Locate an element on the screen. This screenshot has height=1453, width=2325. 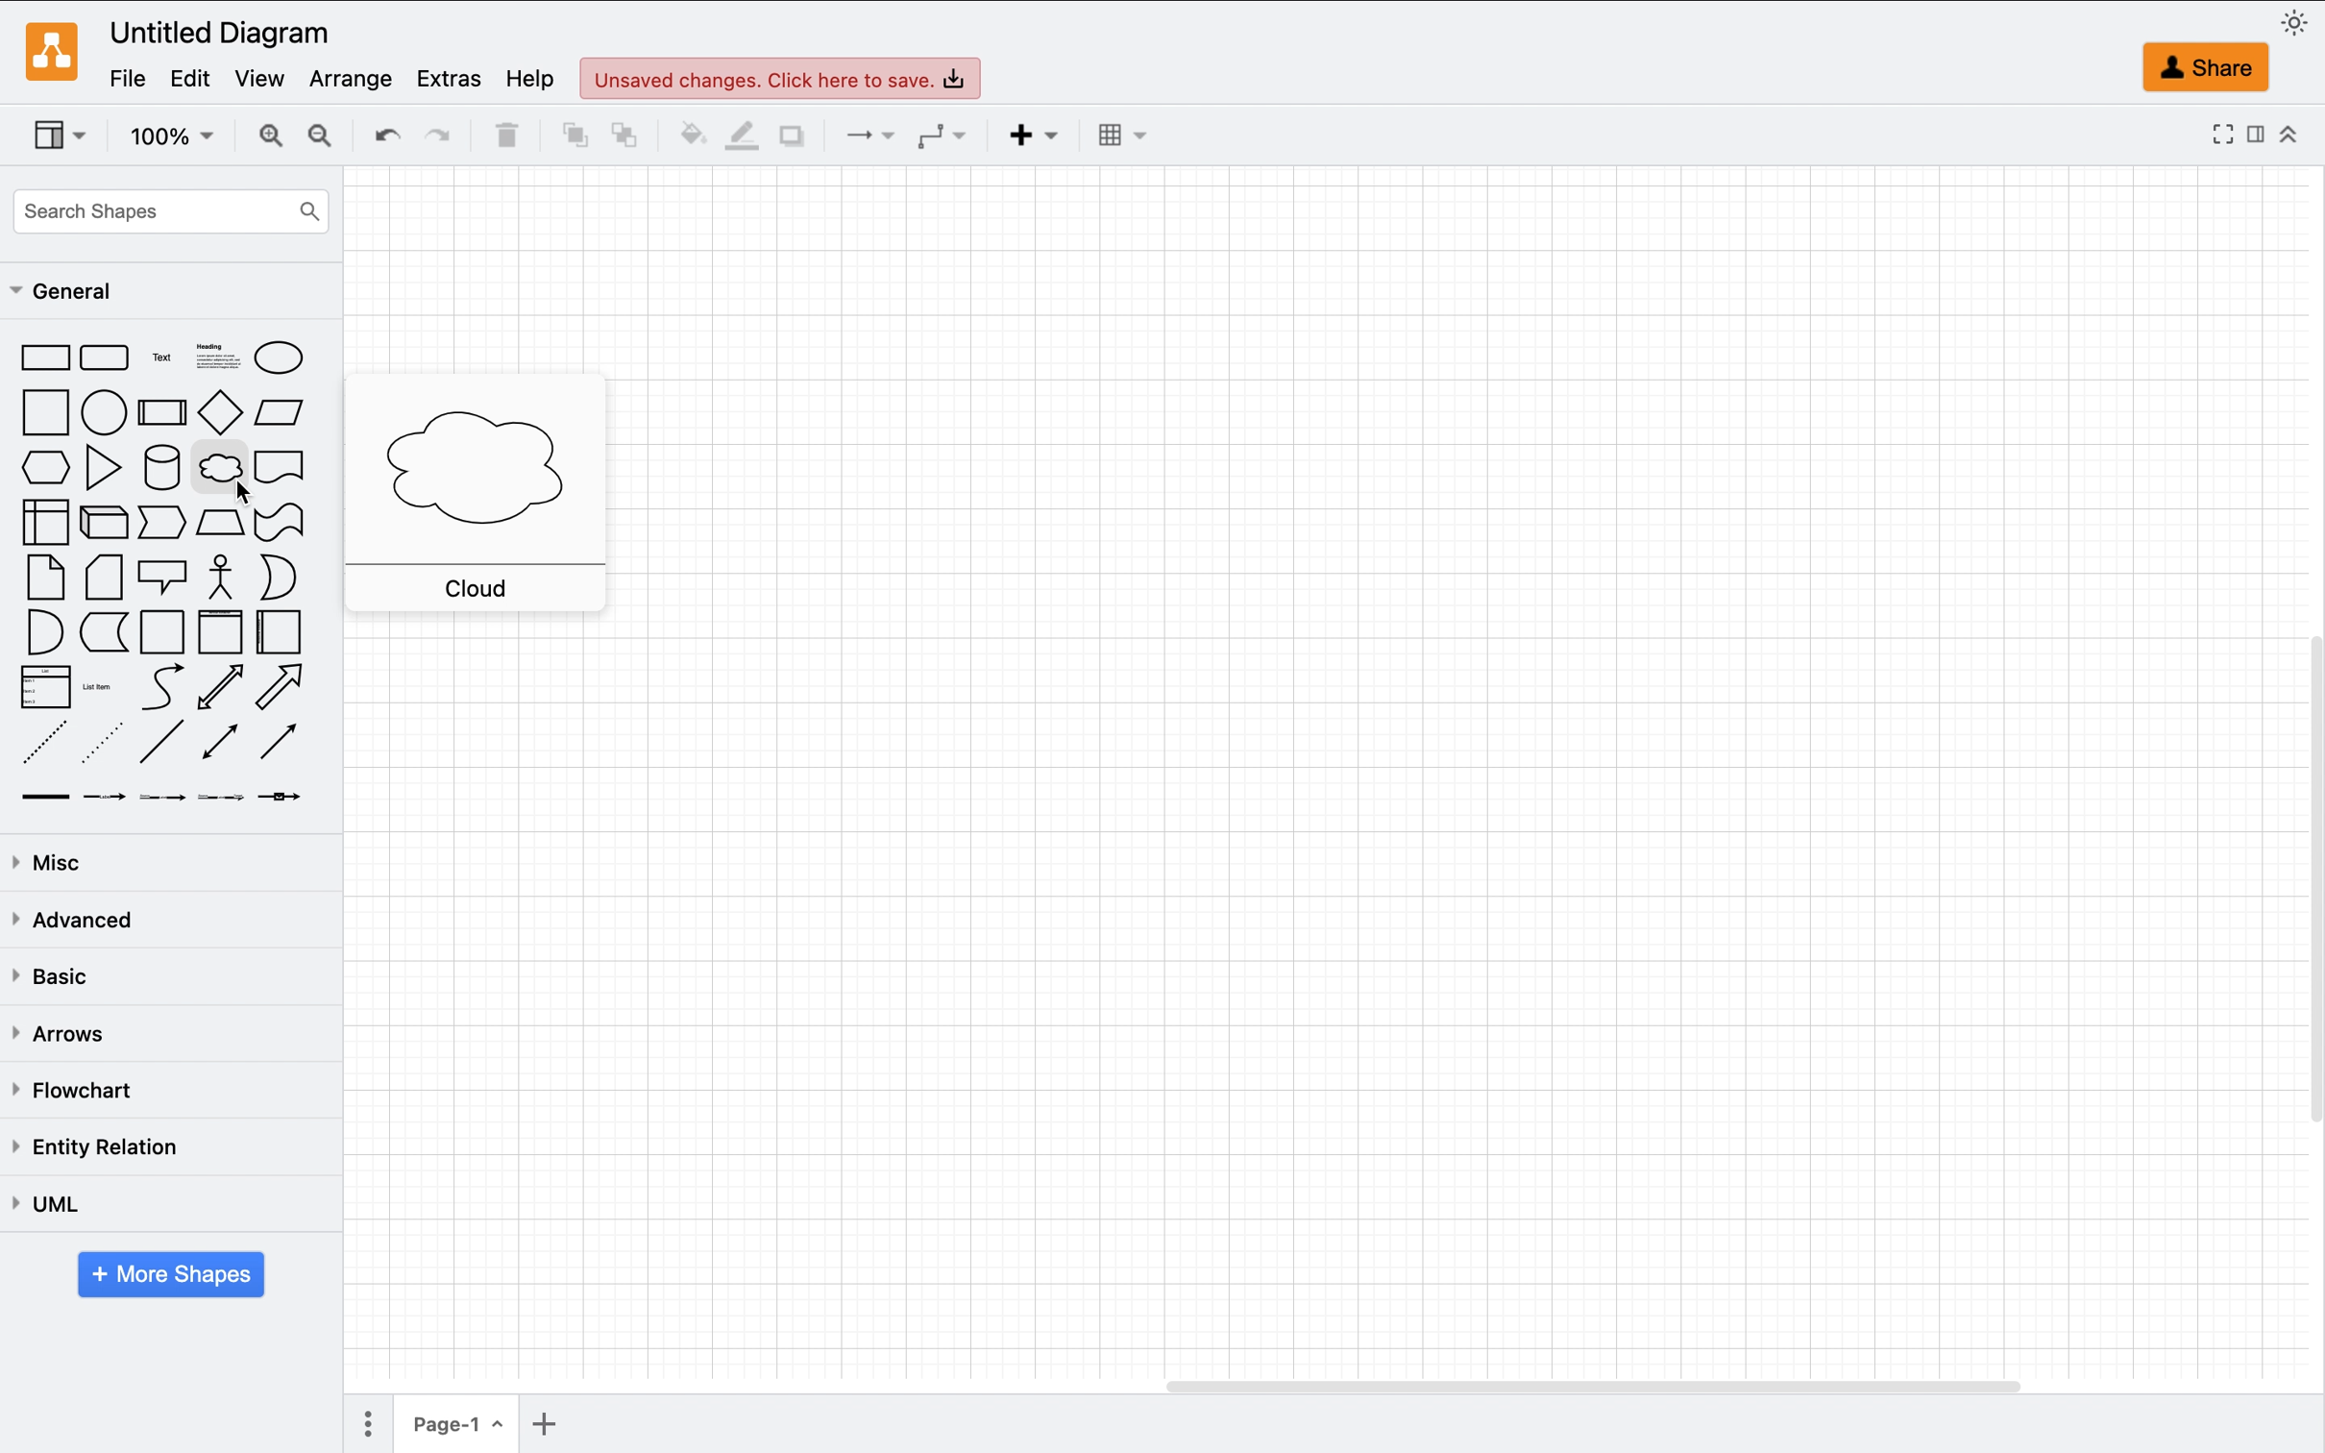
cursor is located at coordinates (244, 491).